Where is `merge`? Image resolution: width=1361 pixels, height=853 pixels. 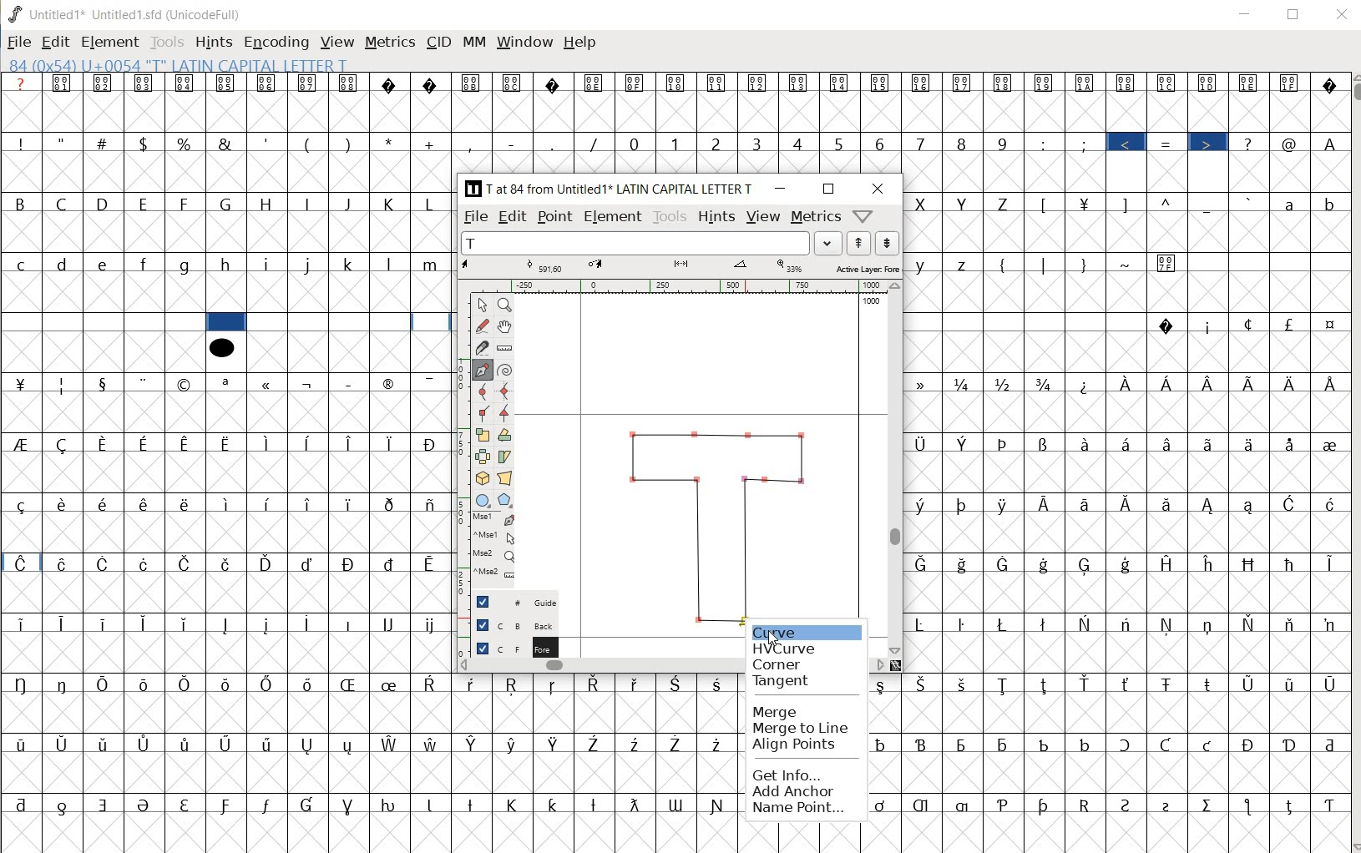 merge is located at coordinates (777, 713).